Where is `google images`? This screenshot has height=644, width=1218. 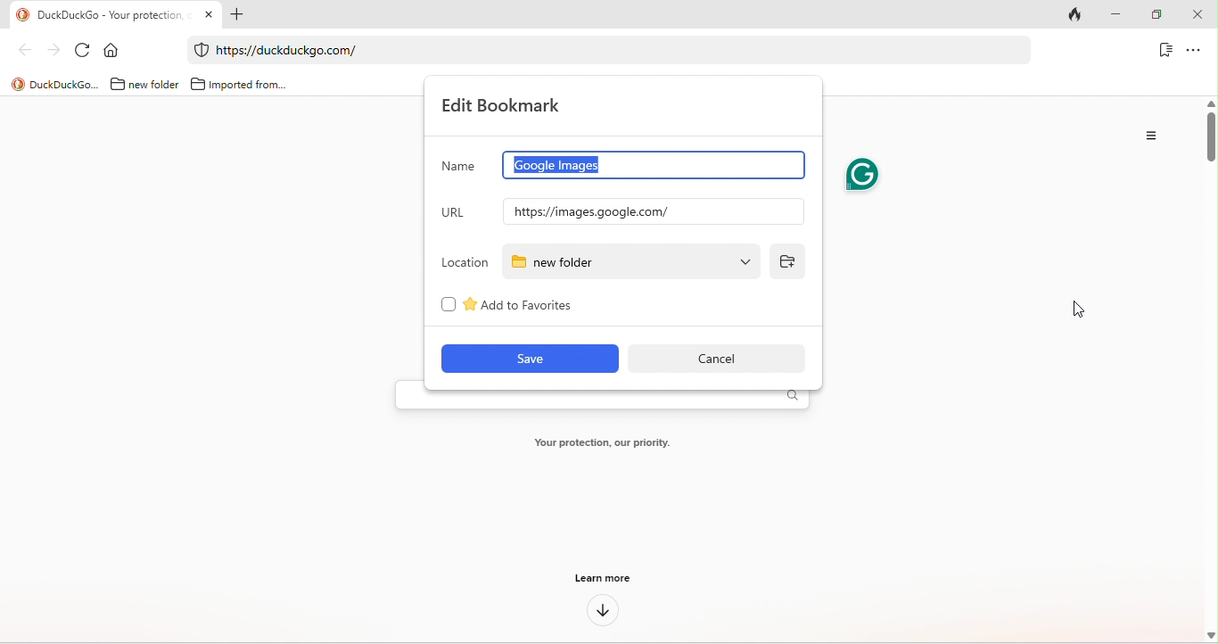
google images is located at coordinates (654, 166).